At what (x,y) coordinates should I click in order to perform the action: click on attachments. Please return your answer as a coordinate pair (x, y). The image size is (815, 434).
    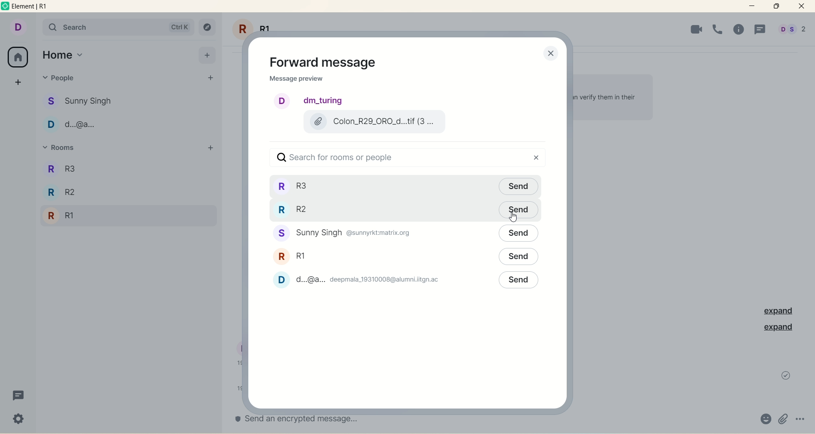
    Looking at the image, I should click on (783, 419).